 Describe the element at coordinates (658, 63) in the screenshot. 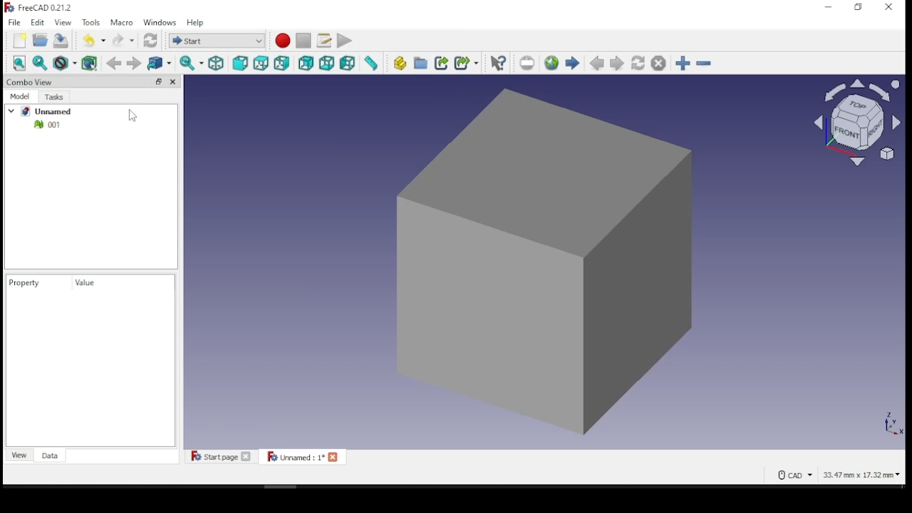

I see `stop loading` at that location.